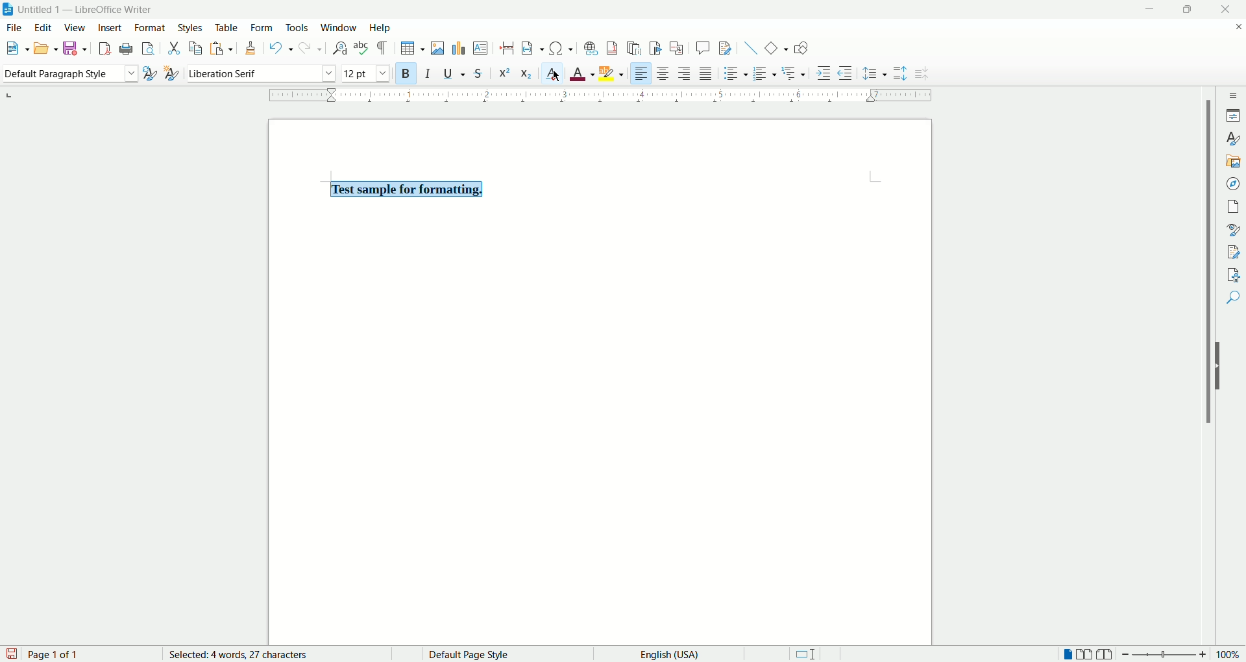 The image size is (1246, 662). I want to click on draw function, so click(803, 48).